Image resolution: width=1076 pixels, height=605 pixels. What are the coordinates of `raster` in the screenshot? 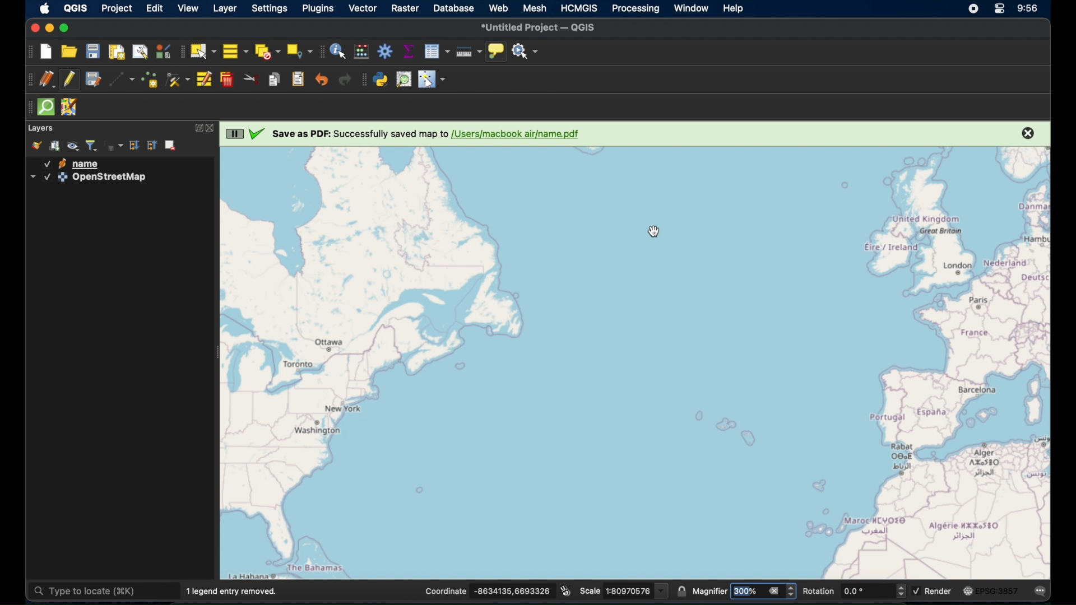 It's located at (405, 8).